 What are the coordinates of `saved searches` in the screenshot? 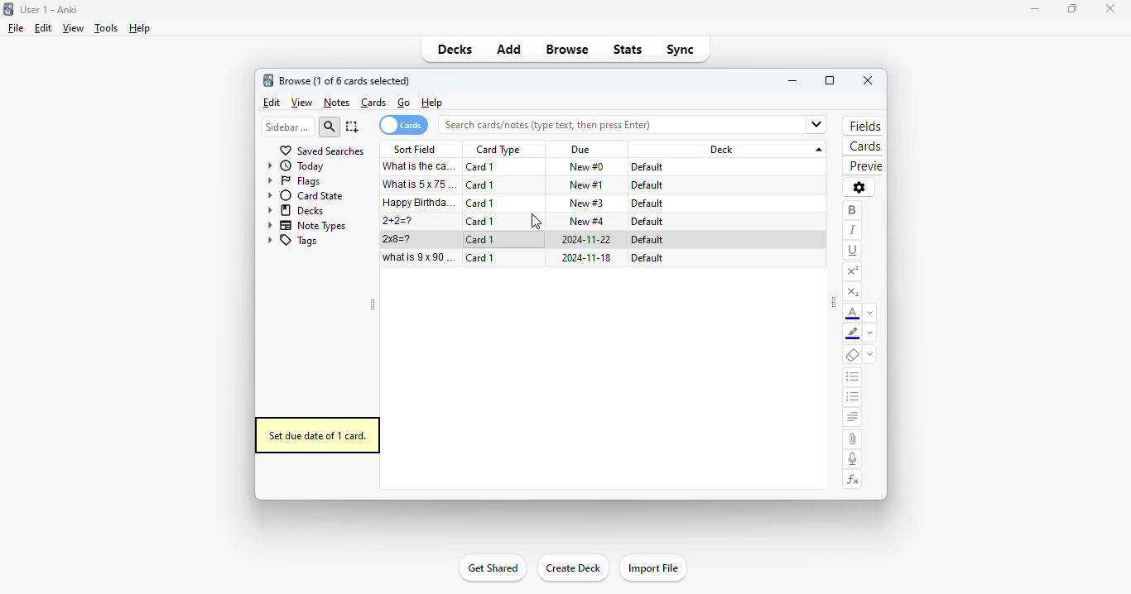 It's located at (321, 151).